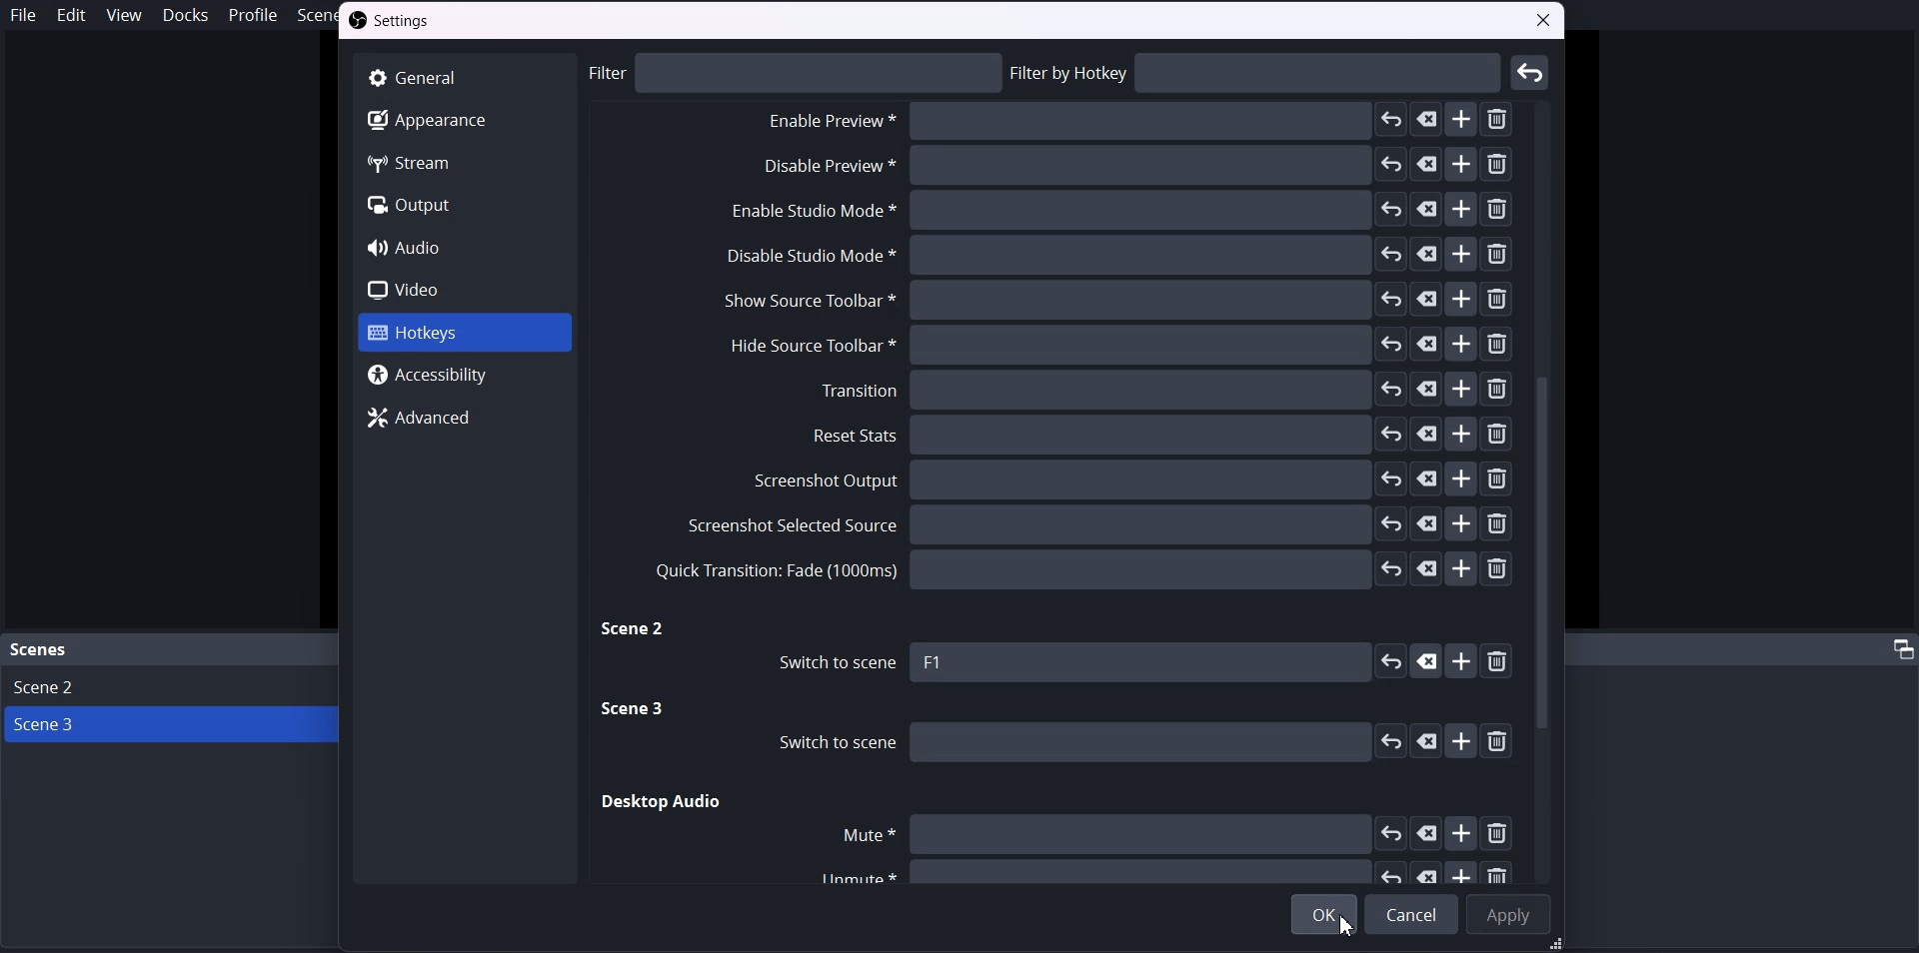 The width and height of the screenshot is (1919, 953). Describe the element at coordinates (1155, 872) in the screenshot. I see `Unmute` at that location.